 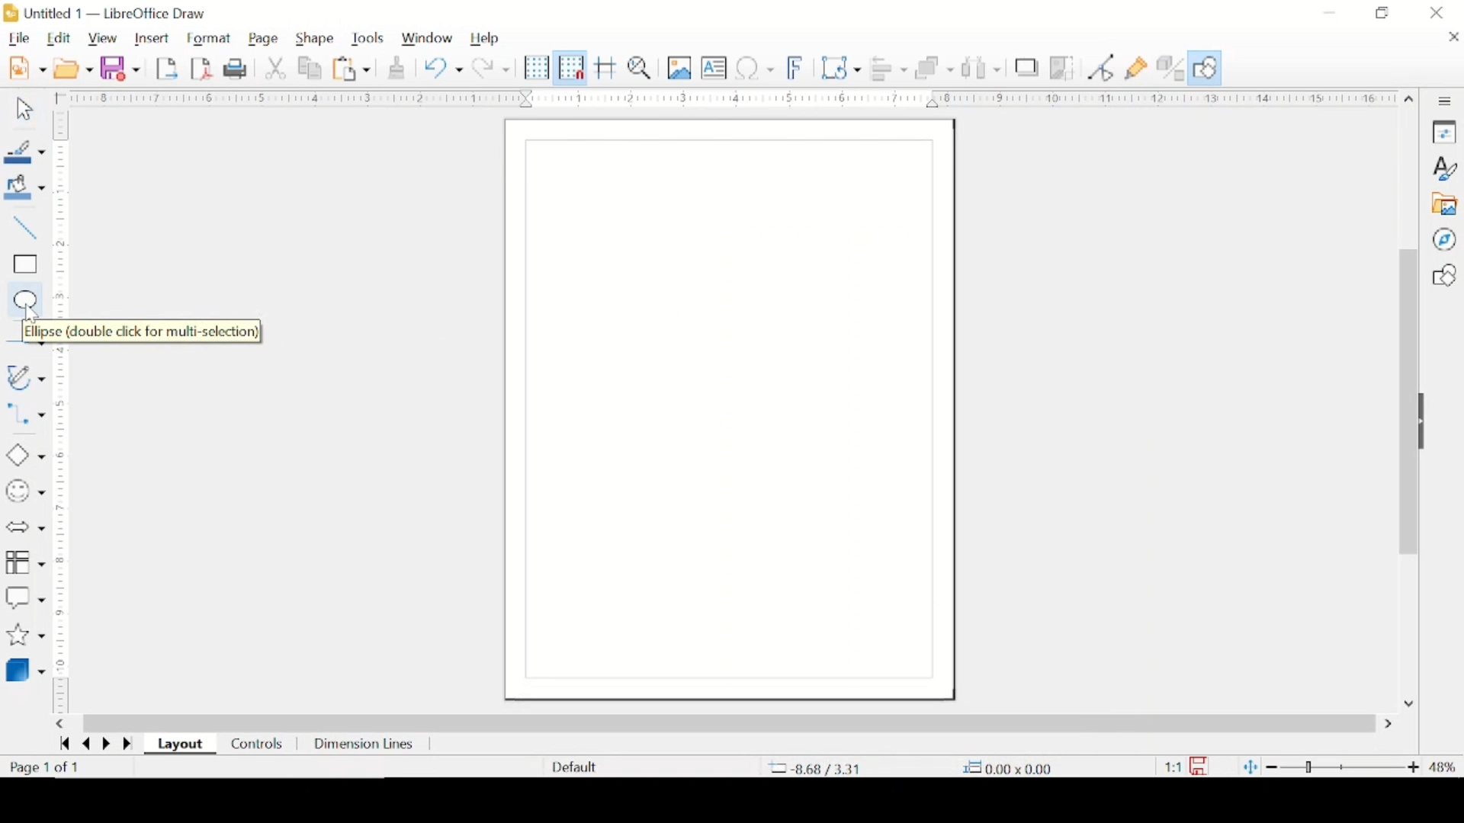 I want to click on symbol shapes, so click(x=25, y=492).